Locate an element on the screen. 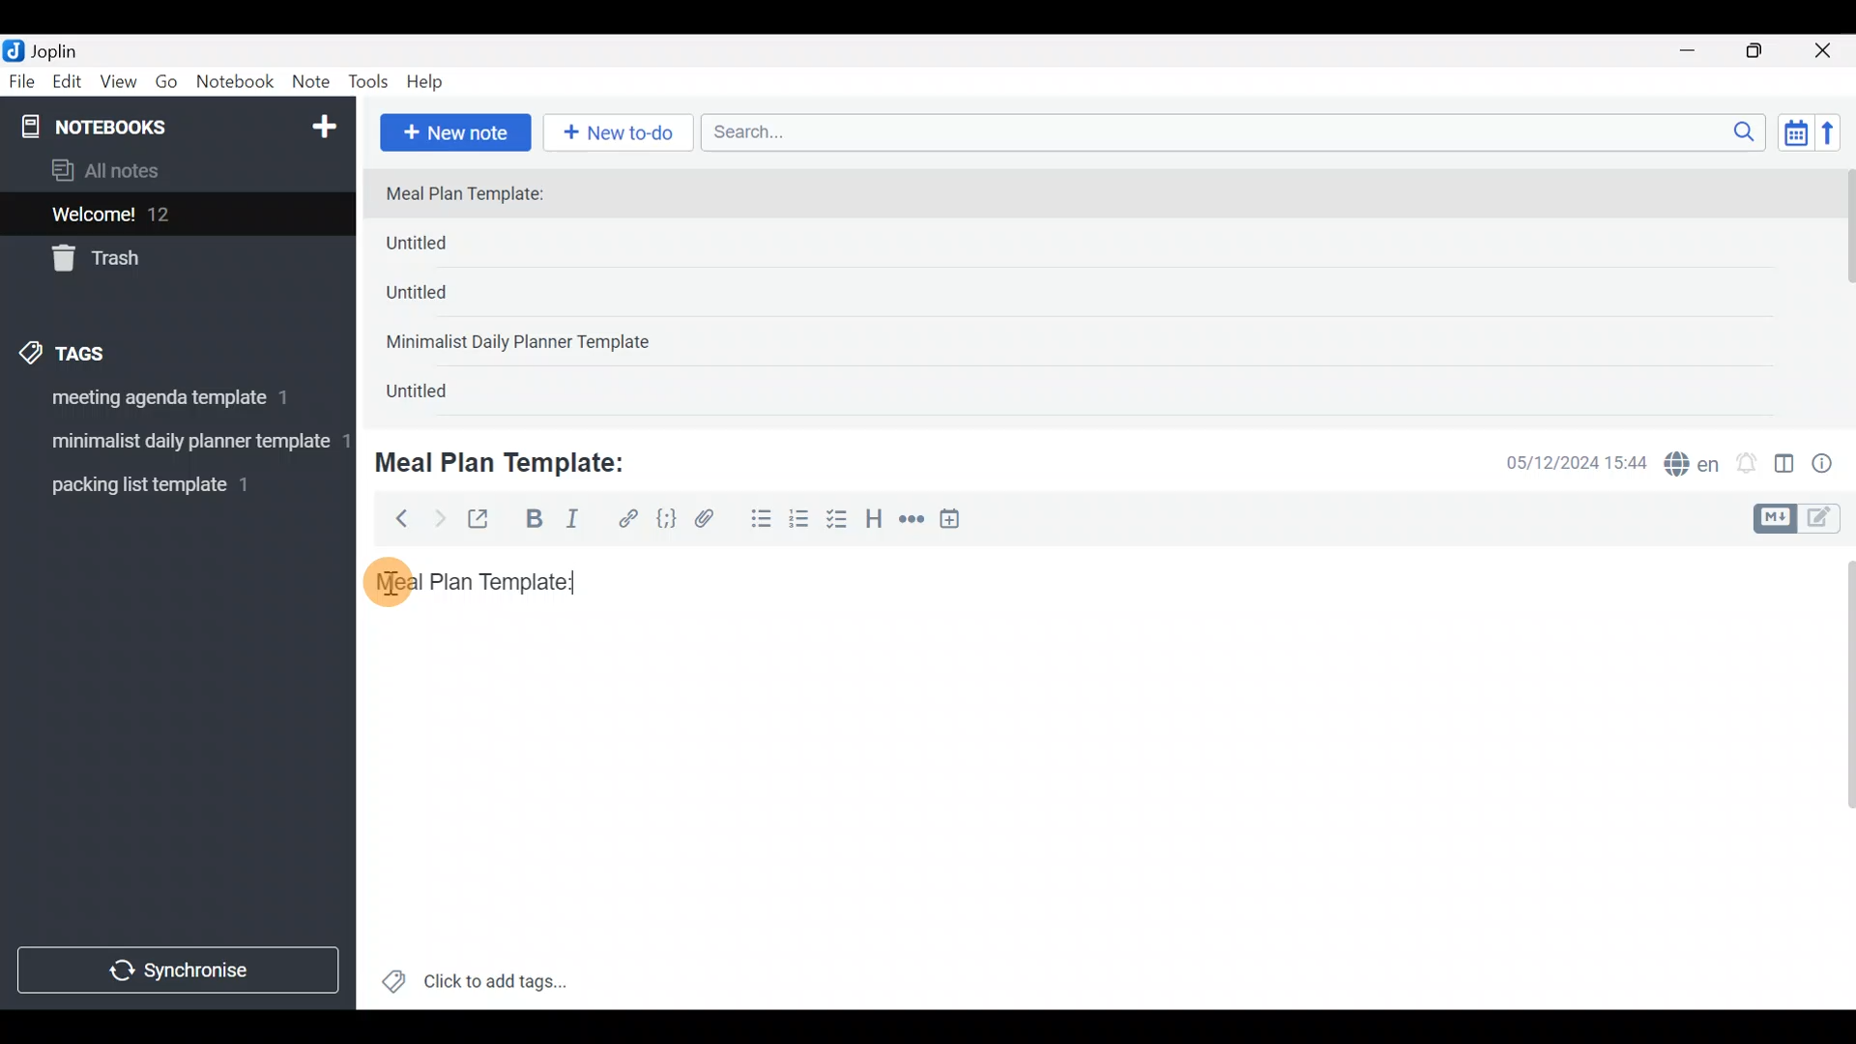  Note properties is located at coordinates (1831, 465).